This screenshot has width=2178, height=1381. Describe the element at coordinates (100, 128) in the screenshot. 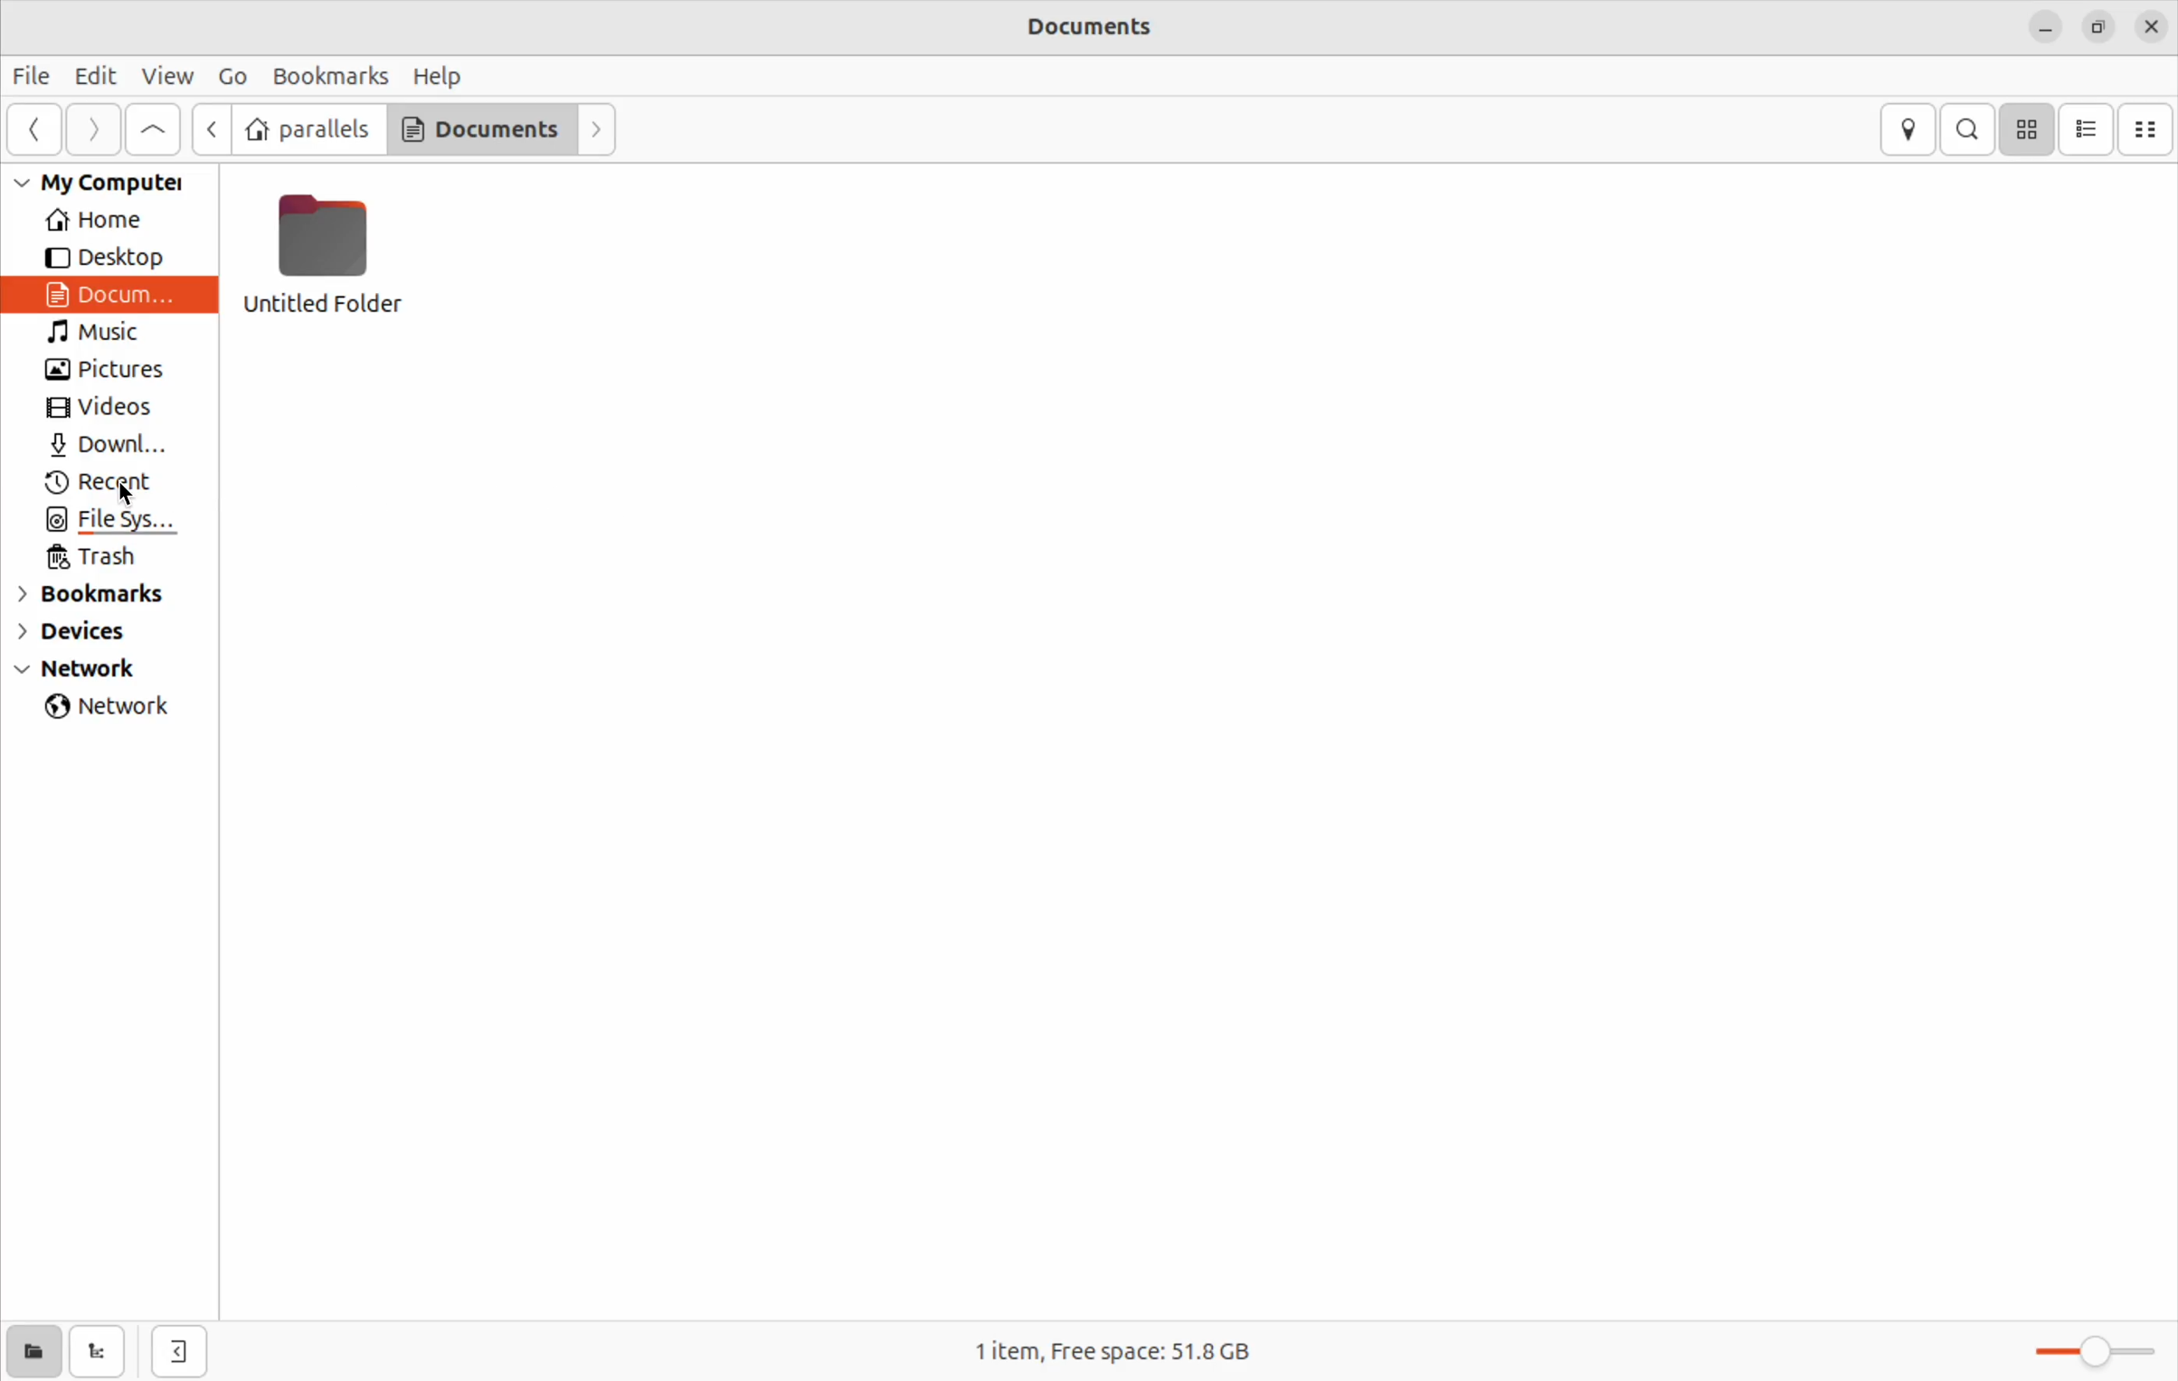

I see `next` at that location.